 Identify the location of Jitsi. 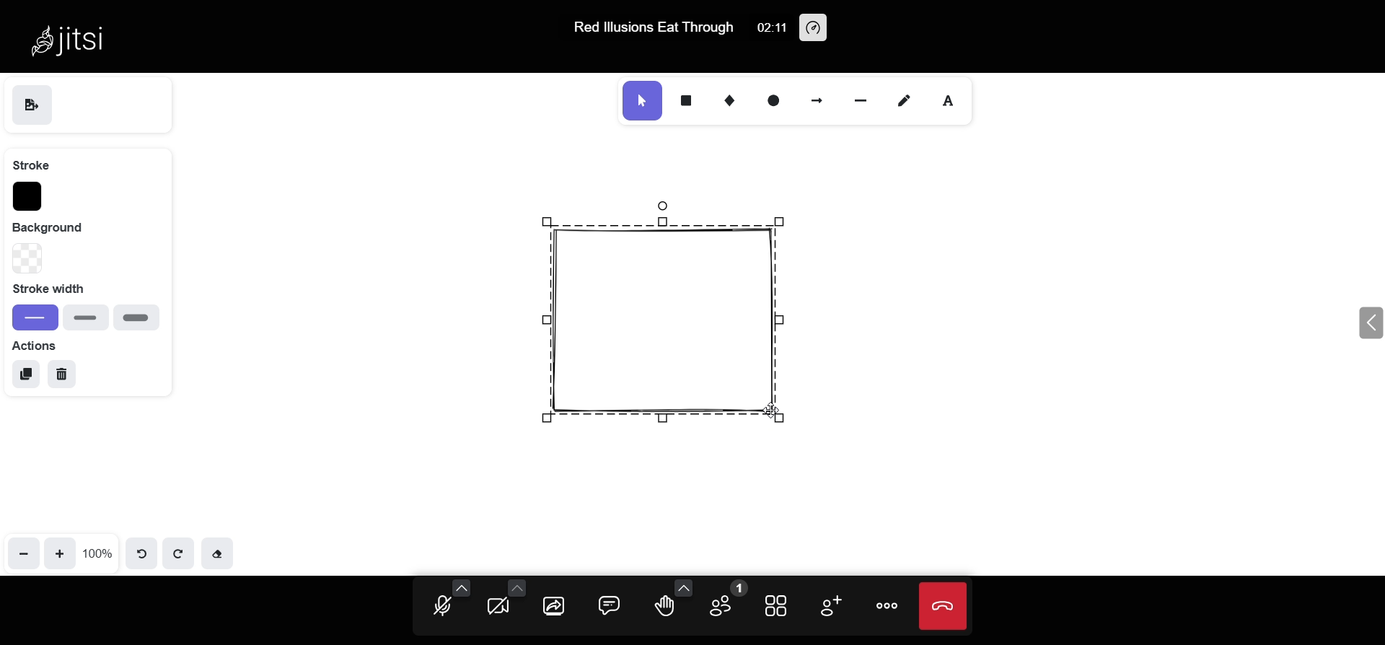
(74, 39).